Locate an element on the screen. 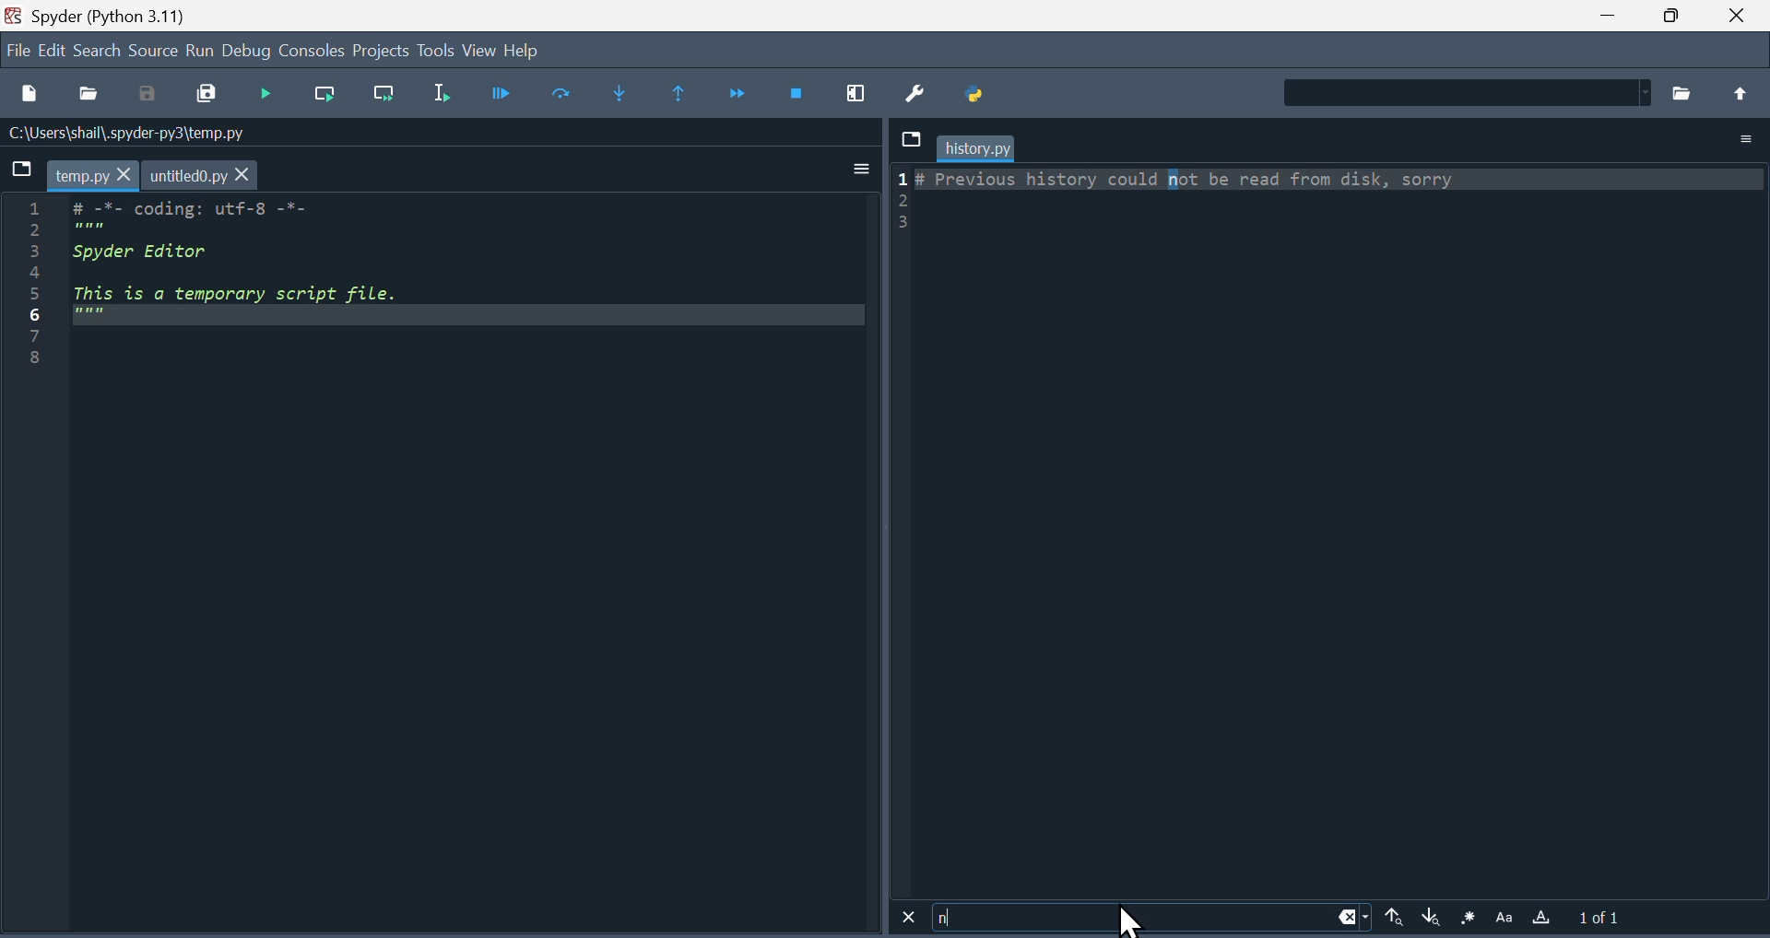 This screenshot has height=938, width=1770. close is located at coordinates (1737, 17).